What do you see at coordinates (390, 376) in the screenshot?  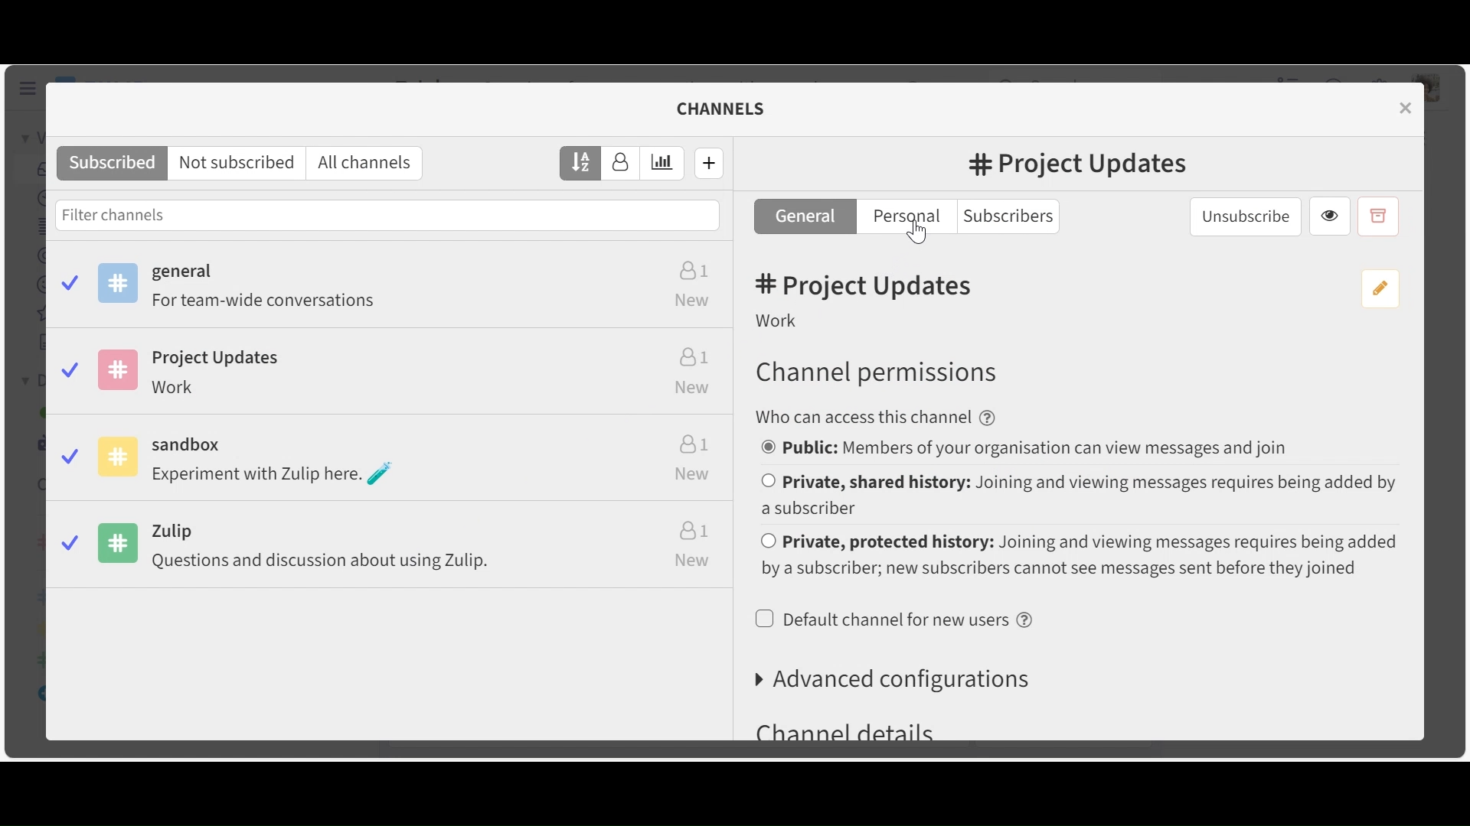 I see `Project Updates` at bounding box center [390, 376].